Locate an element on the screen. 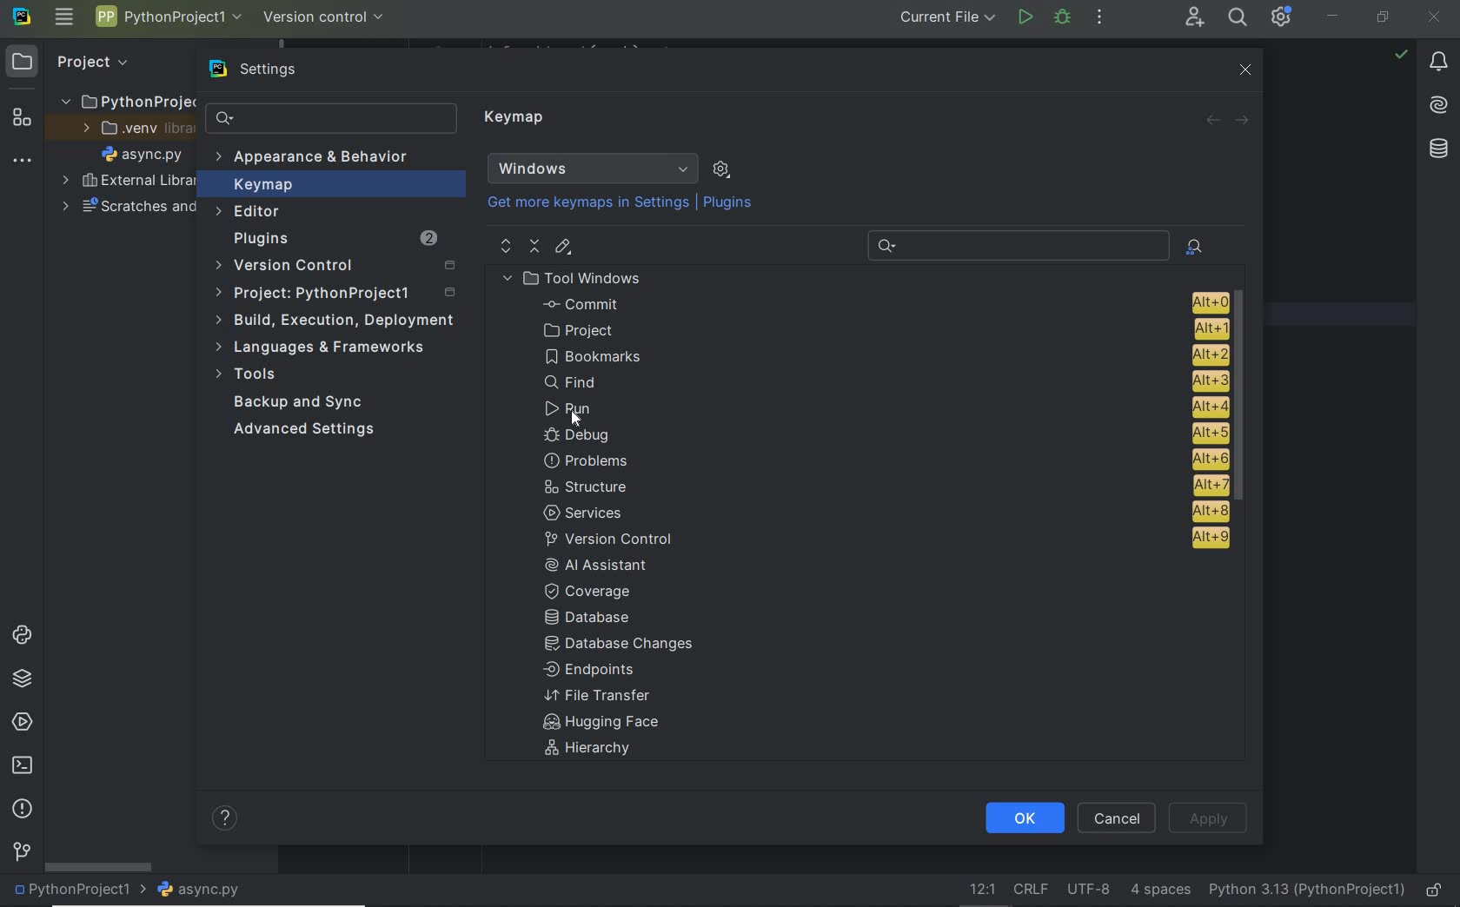 This screenshot has width=1460, height=907. problems is located at coordinates (886, 460).